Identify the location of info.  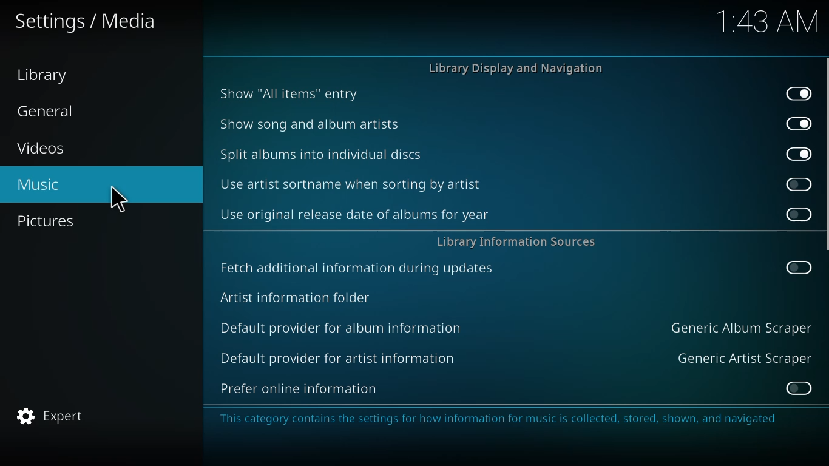
(501, 419).